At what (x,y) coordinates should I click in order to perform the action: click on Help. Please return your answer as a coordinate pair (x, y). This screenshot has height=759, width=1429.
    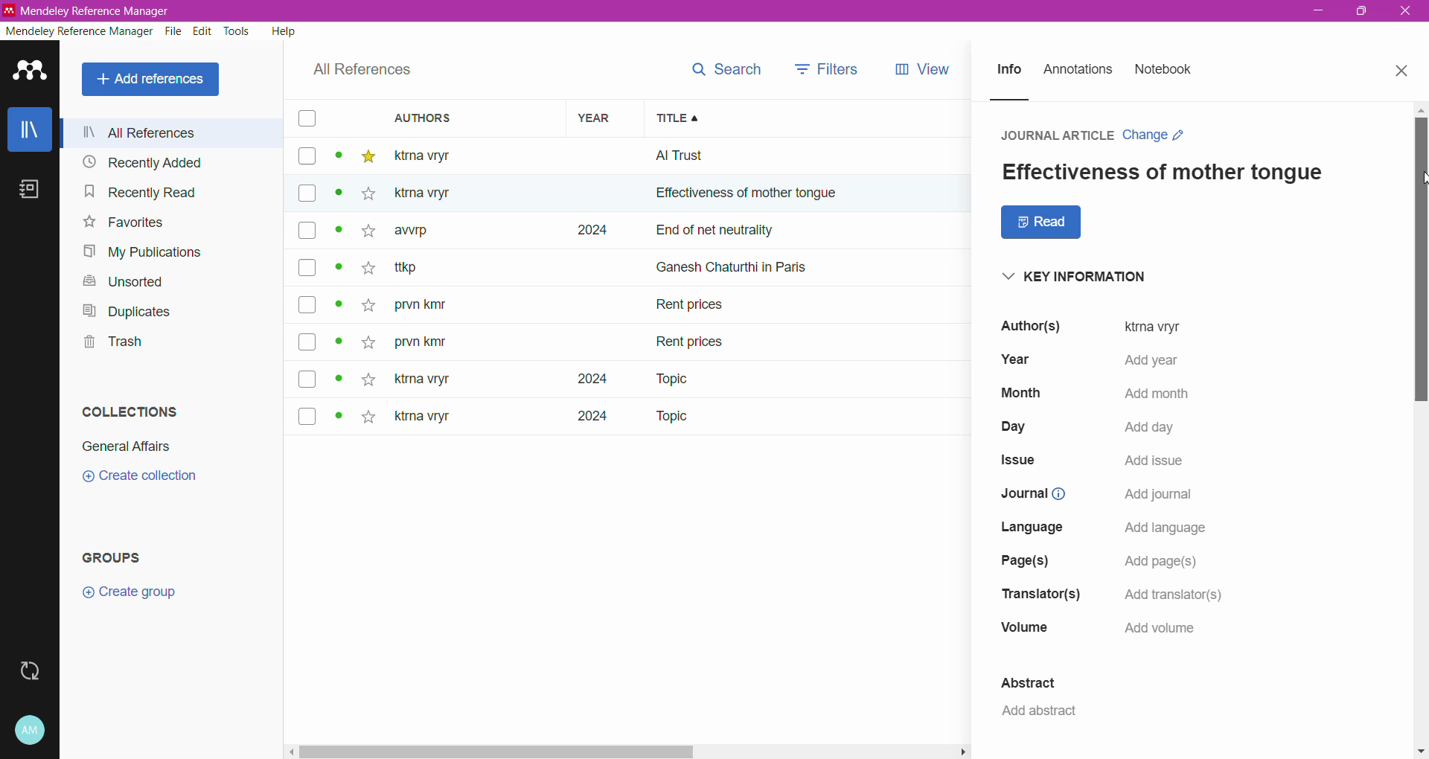
    Looking at the image, I should click on (284, 31).